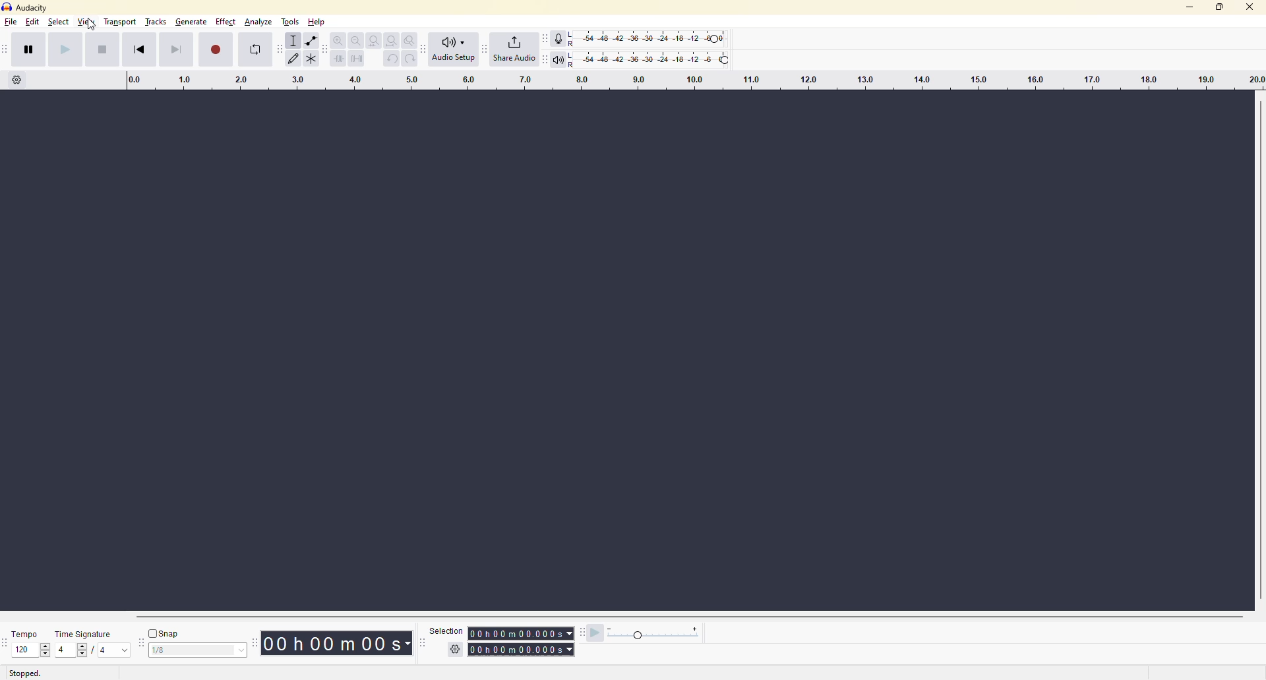 Image resolution: width=1266 pixels, height=680 pixels. What do you see at coordinates (224, 25) in the screenshot?
I see `effect` at bounding box center [224, 25].